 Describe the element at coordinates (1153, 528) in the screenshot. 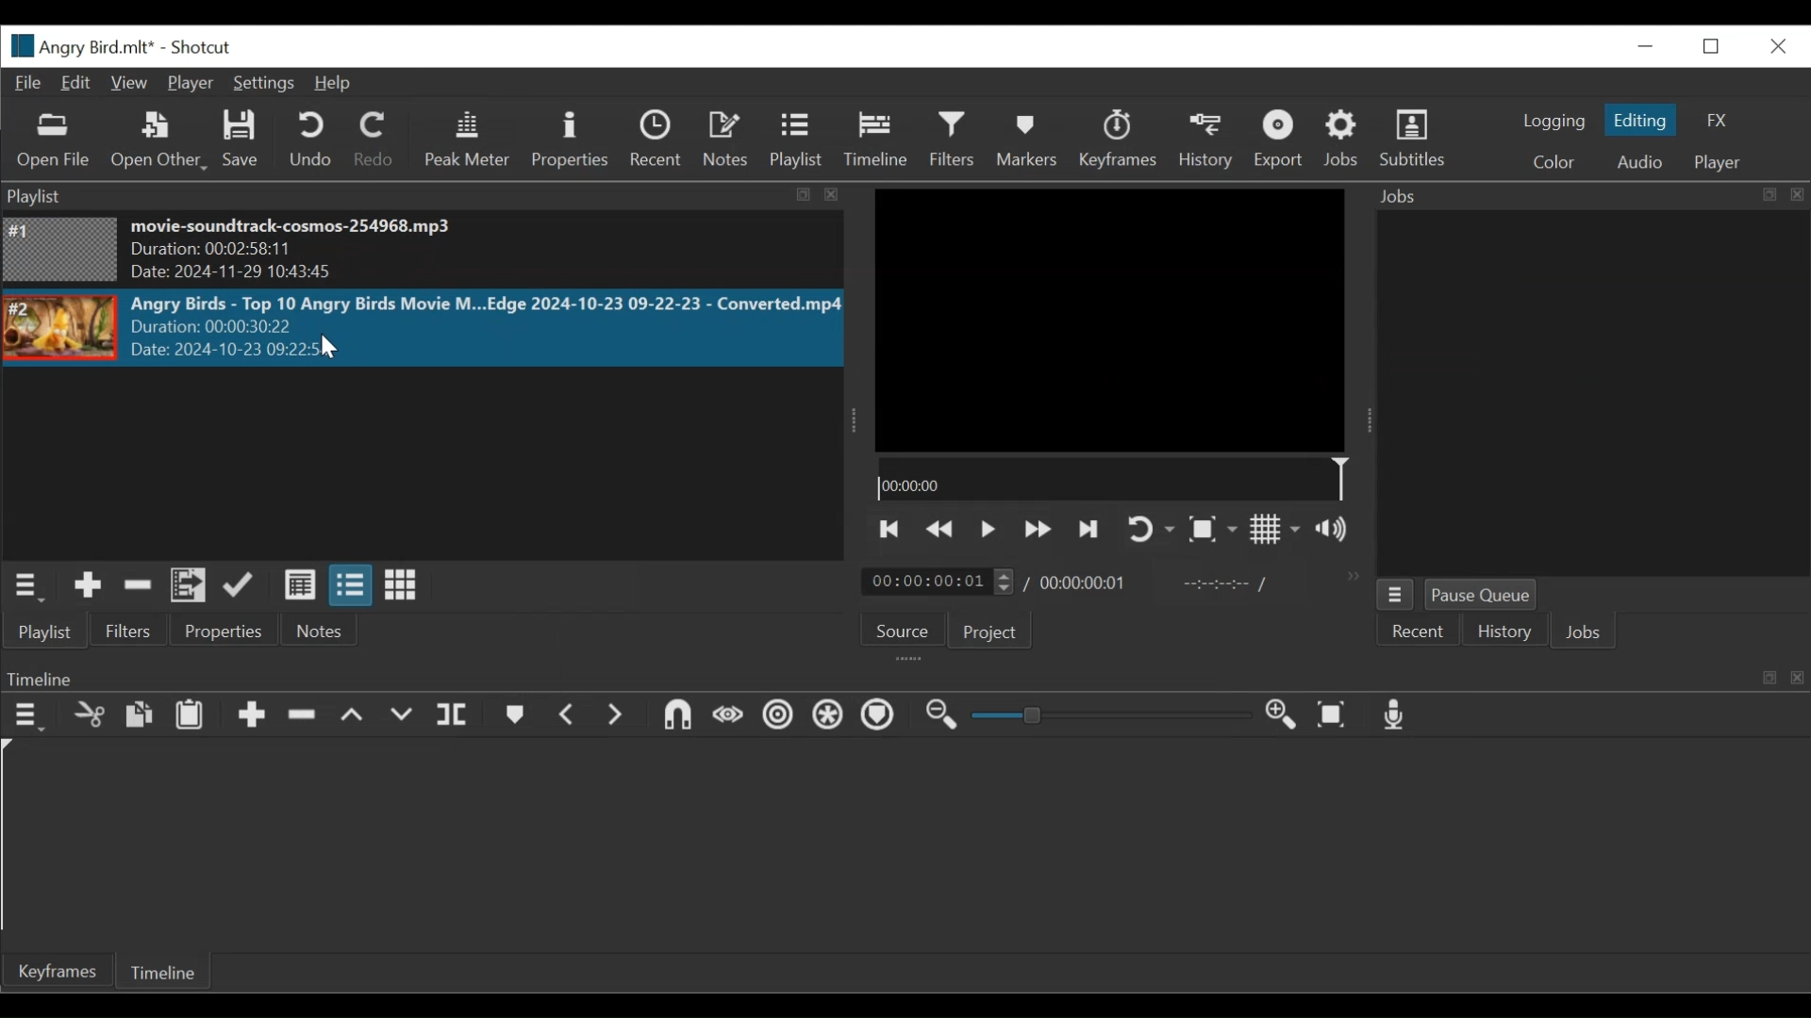

I see `Toggle on ` at that location.